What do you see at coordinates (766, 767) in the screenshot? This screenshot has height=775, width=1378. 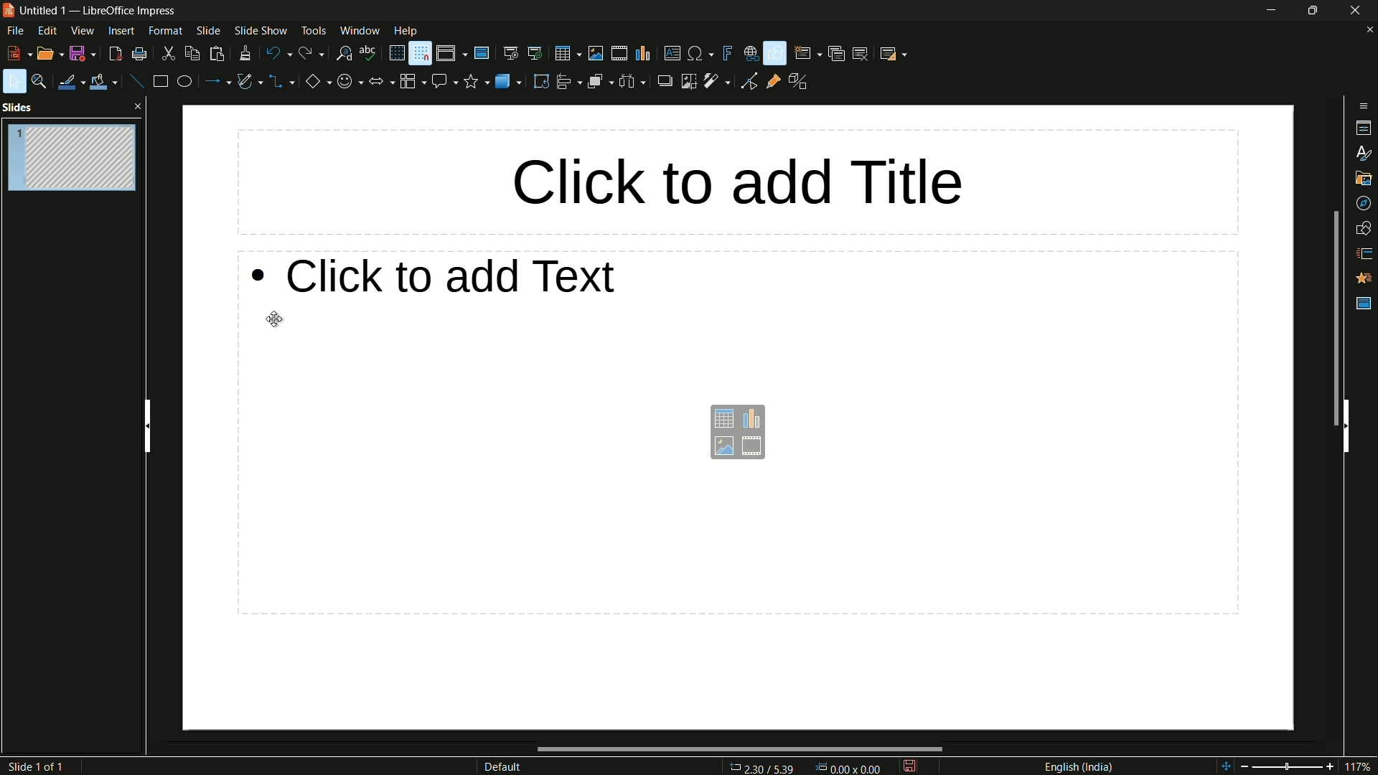 I see `cursor position` at bounding box center [766, 767].